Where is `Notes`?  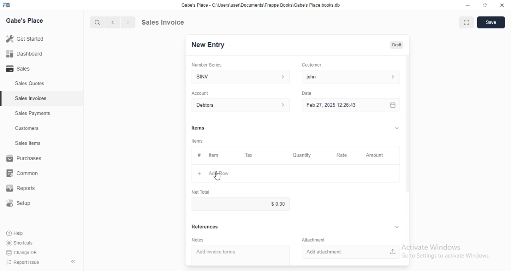 Notes is located at coordinates (198, 239).